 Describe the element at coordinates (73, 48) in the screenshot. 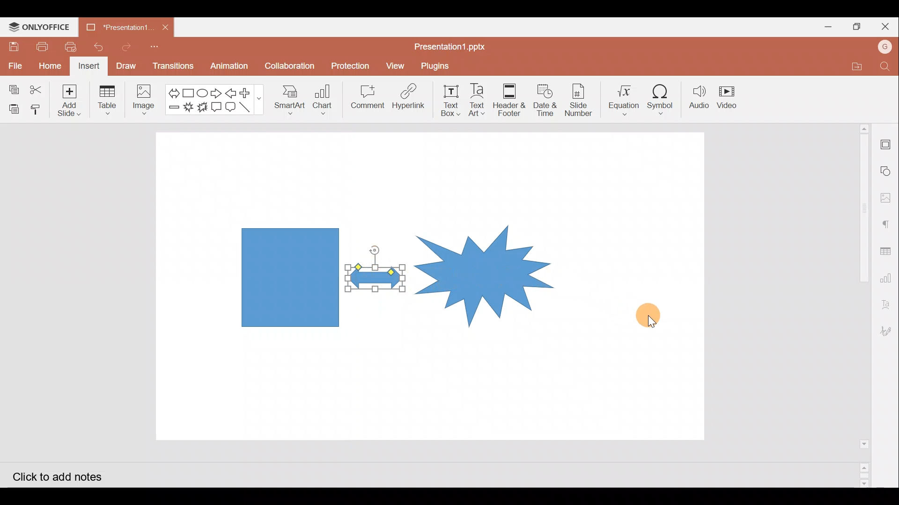

I see `Quick print` at that location.